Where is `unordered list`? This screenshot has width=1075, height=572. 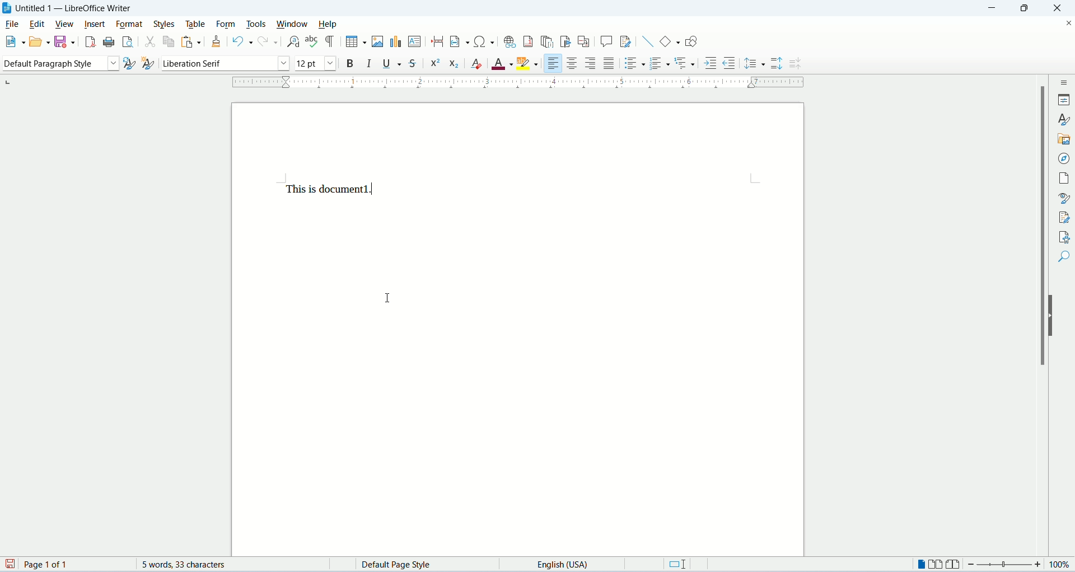 unordered list is located at coordinates (633, 64).